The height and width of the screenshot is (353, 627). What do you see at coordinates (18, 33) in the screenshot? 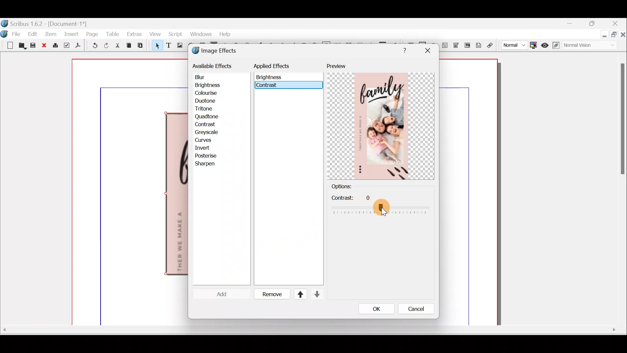
I see `File` at bounding box center [18, 33].